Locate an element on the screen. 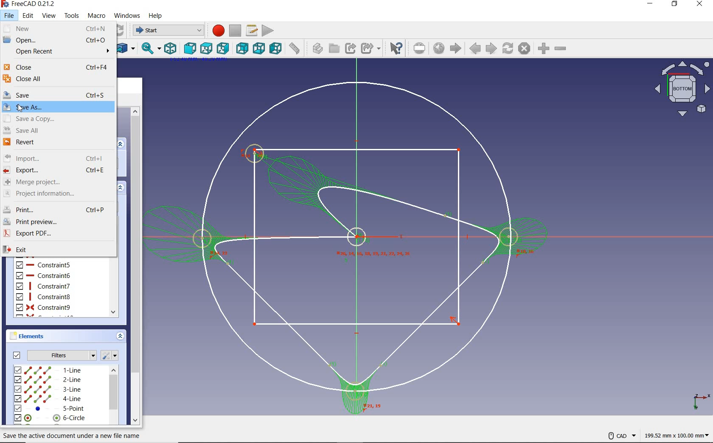  print is located at coordinates (56, 207).